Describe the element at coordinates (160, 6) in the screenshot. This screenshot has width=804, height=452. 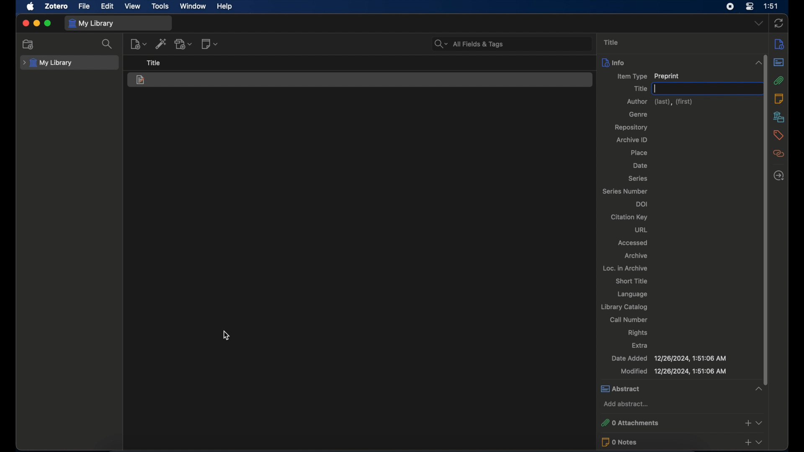
I see `tools` at that location.